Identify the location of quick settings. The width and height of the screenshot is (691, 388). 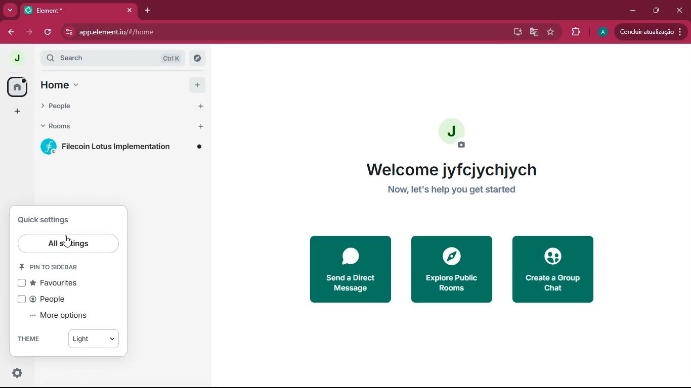
(54, 373).